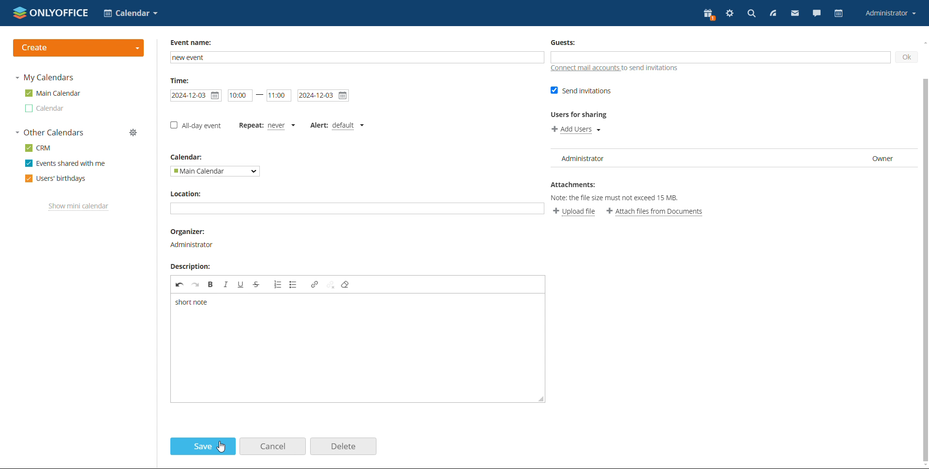 This screenshot has height=469, width=929. I want to click on start date, so click(197, 95).